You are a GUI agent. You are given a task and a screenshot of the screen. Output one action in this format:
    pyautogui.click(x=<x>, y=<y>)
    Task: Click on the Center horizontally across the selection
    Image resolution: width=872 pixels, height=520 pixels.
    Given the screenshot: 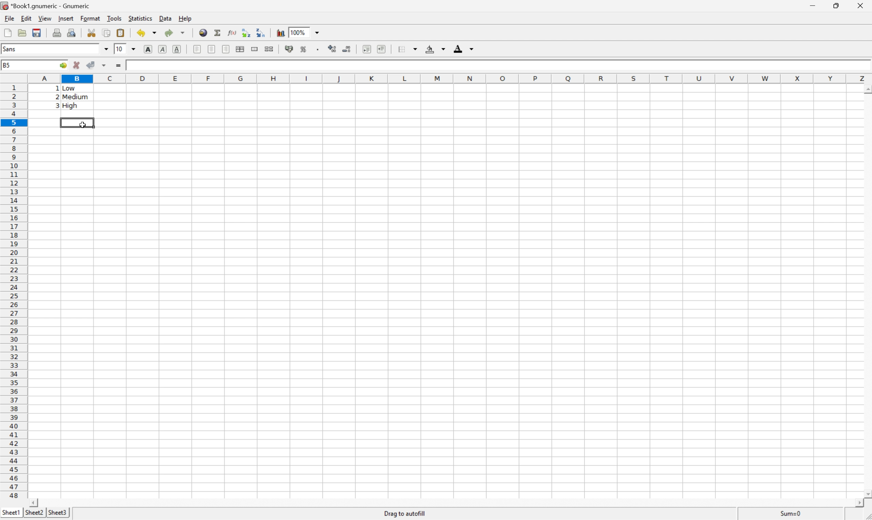 What is the action you would take?
    pyautogui.click(x=239, y=48)
    